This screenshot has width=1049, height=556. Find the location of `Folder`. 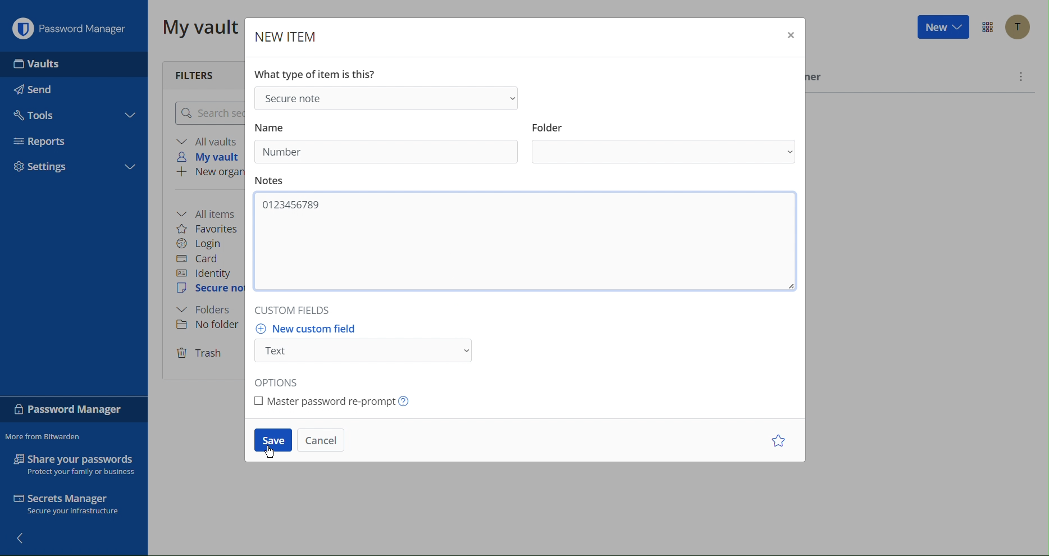

Folder is located at coordinates (208, 310).